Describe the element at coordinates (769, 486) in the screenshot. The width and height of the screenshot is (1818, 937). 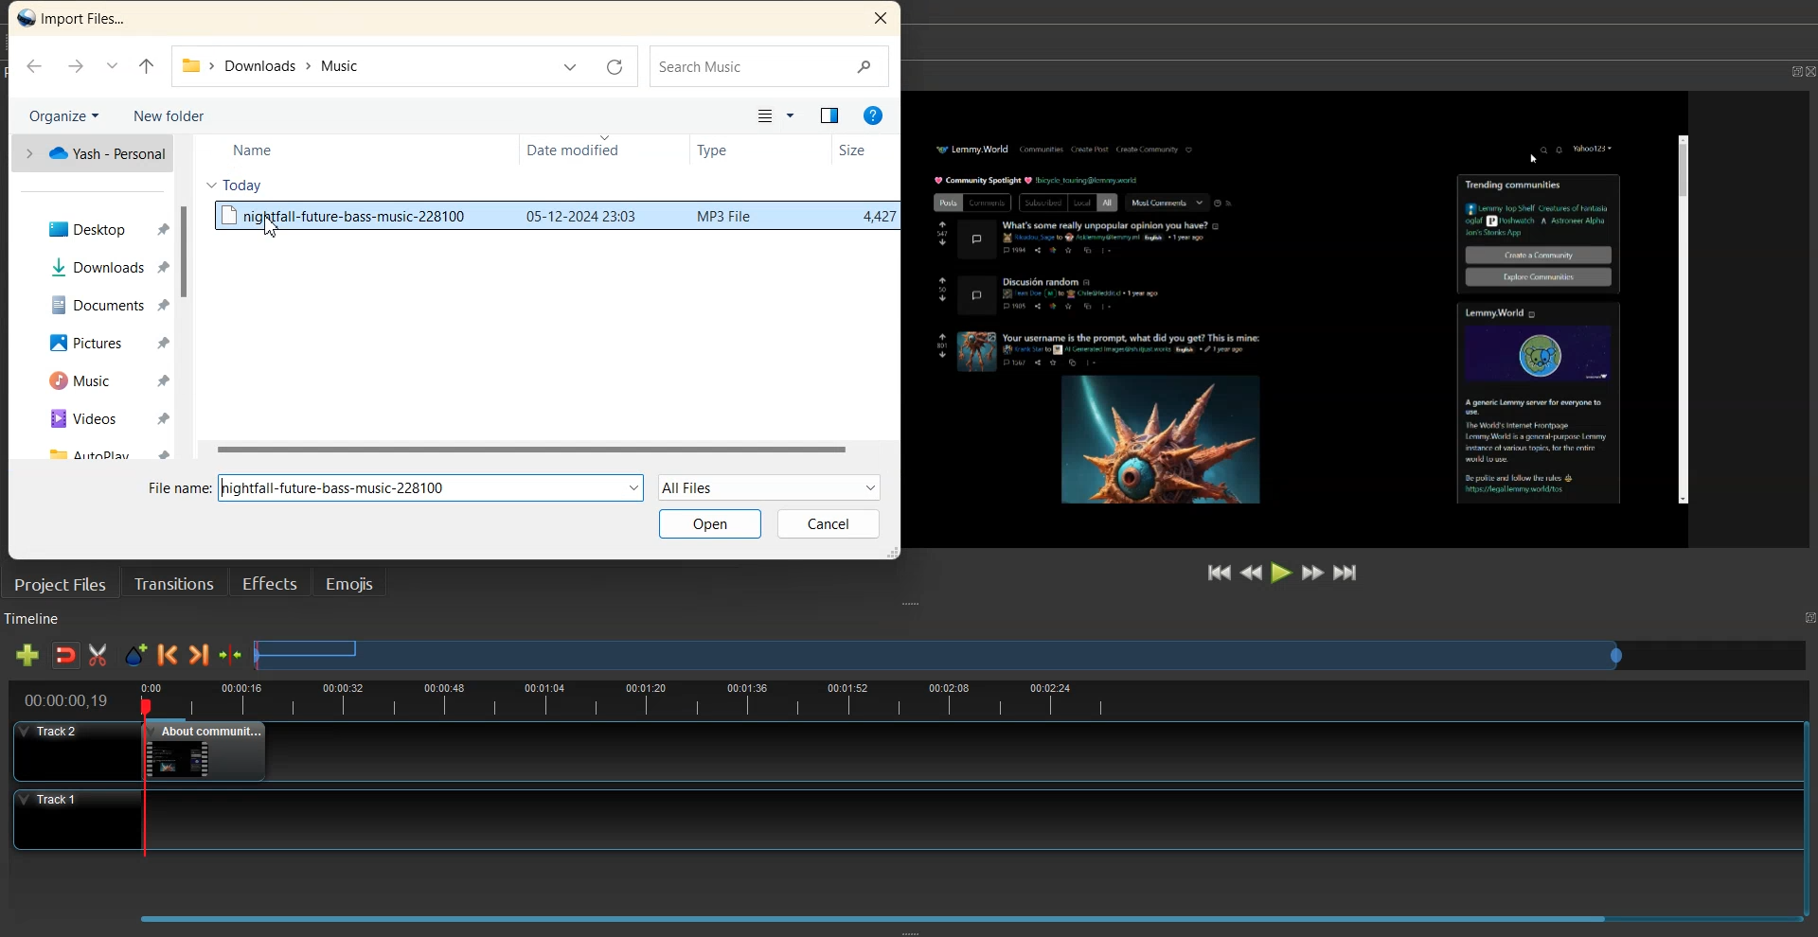
I see `All Files` at that location.